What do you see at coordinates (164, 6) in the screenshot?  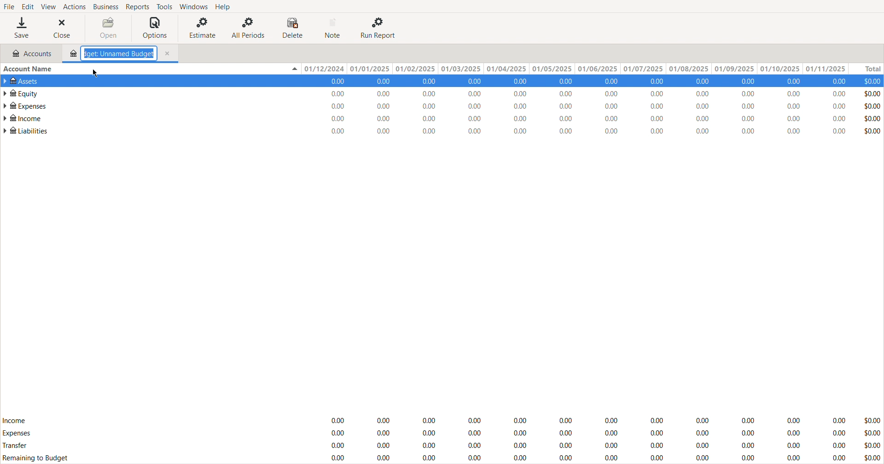 I see `Tools` at bounding box center [164, 6].